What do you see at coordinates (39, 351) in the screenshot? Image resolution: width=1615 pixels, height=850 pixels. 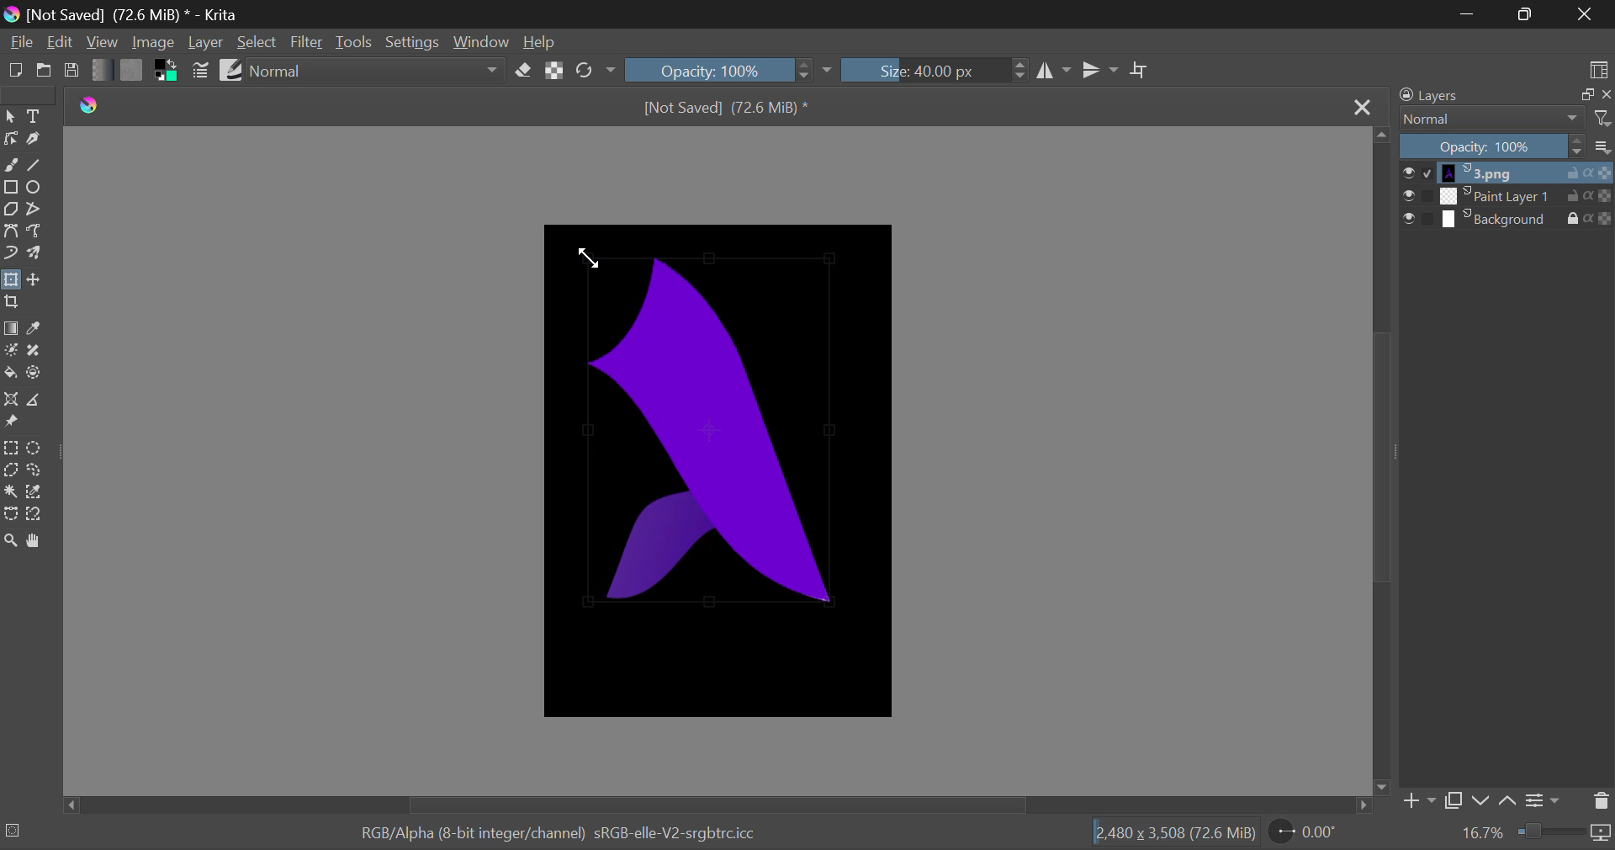 I see `Smart Patch Tool` at bounding box center [39, 351].